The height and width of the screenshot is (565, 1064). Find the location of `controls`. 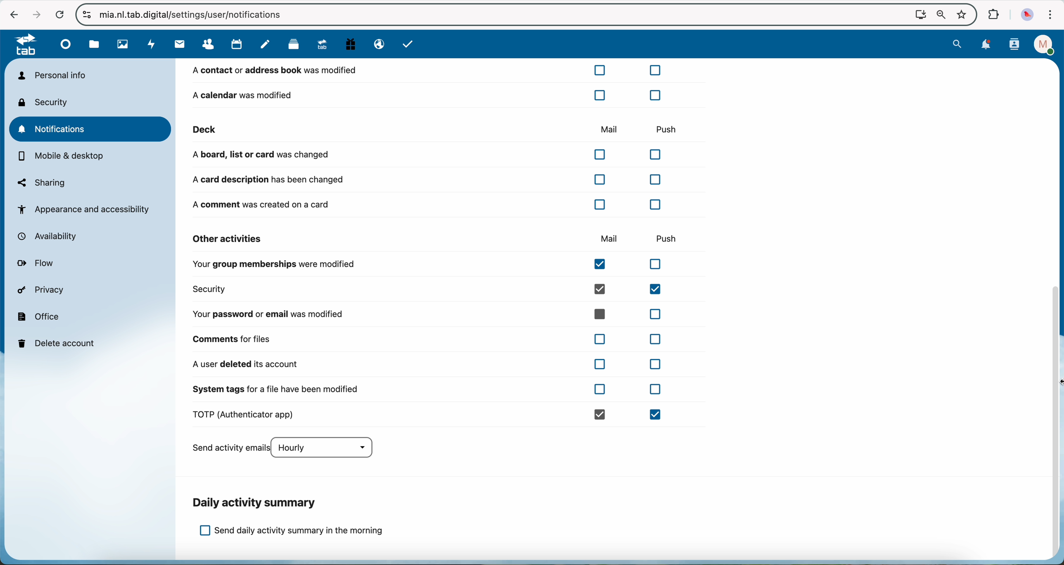

controls is located at coordinates (87, 15).